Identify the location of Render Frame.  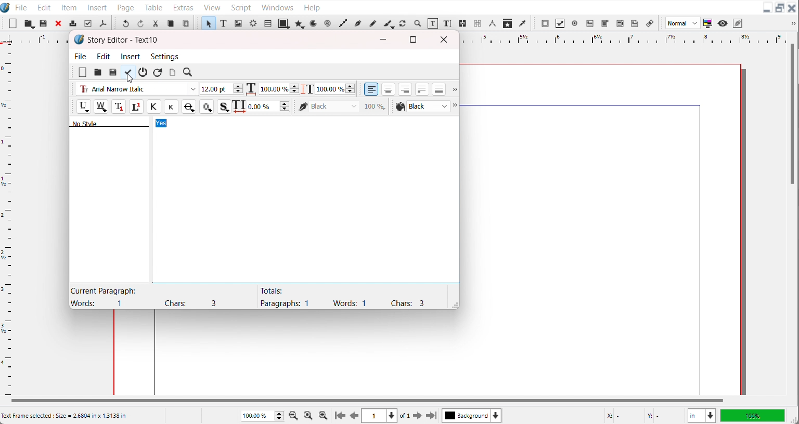
(253, 23).